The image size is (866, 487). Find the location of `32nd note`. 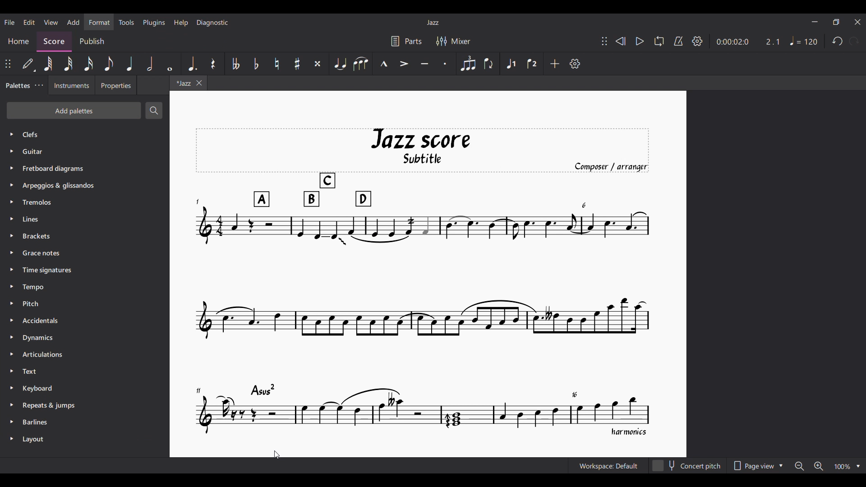

32nd note is located at coordinates (68, 64).